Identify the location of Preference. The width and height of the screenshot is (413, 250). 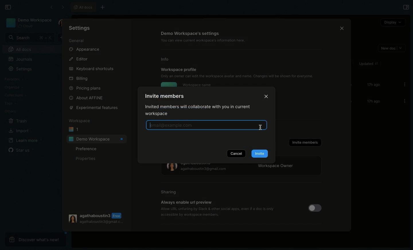
(87, 149).